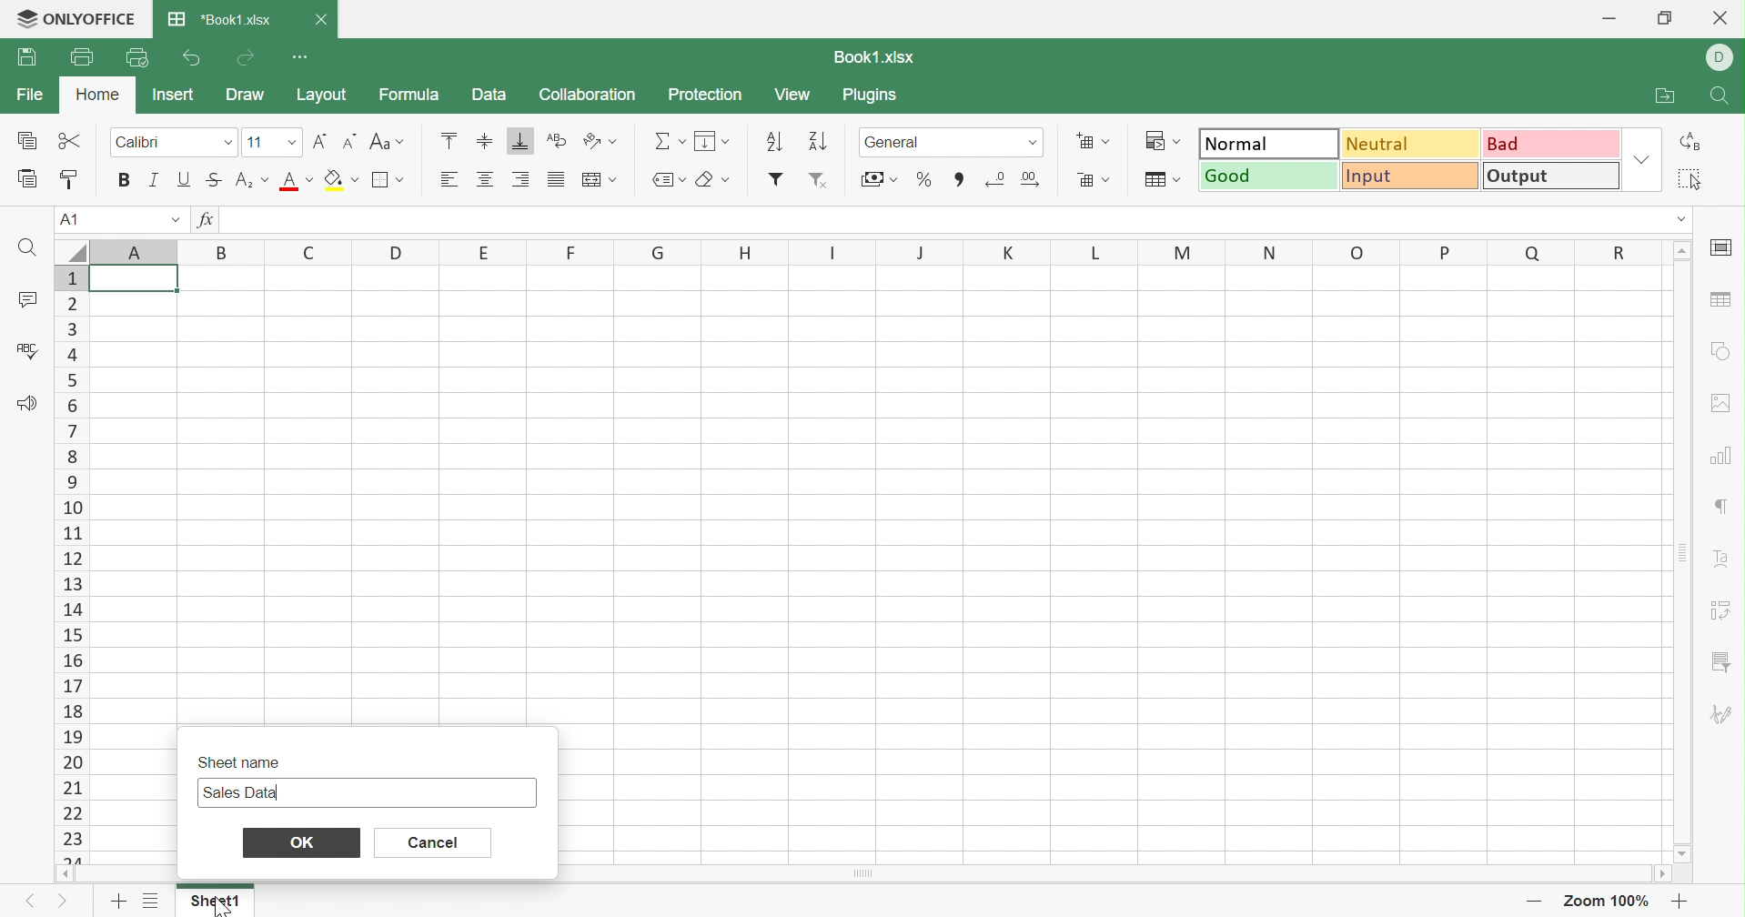 This screenshot has height=917, width=1745. What do you see at coordinates (707, 94) in the screenshot?
I see `Protection` at bounding box center [707, 94].